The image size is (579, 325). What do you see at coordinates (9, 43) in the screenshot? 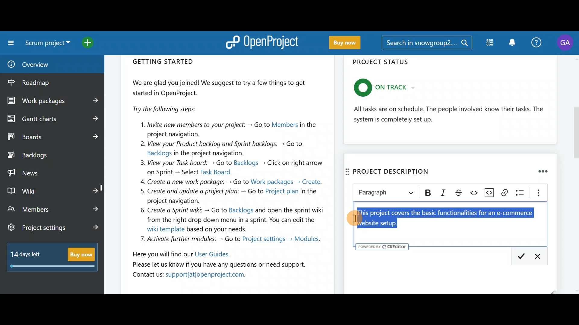
I see `Collapse project menu` at bounding box center [9, 43].